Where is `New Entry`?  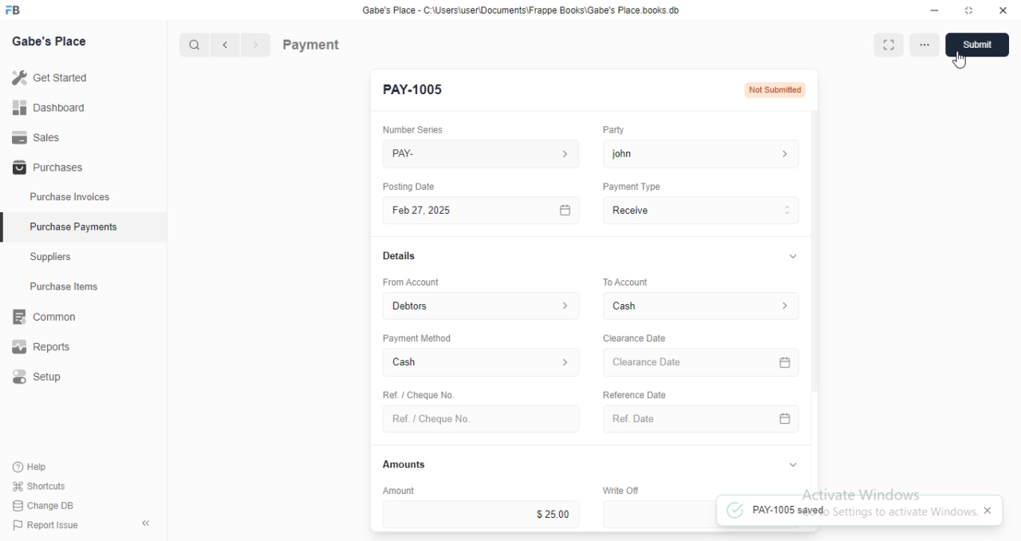
New Entry is located at coordinates (416, 90).